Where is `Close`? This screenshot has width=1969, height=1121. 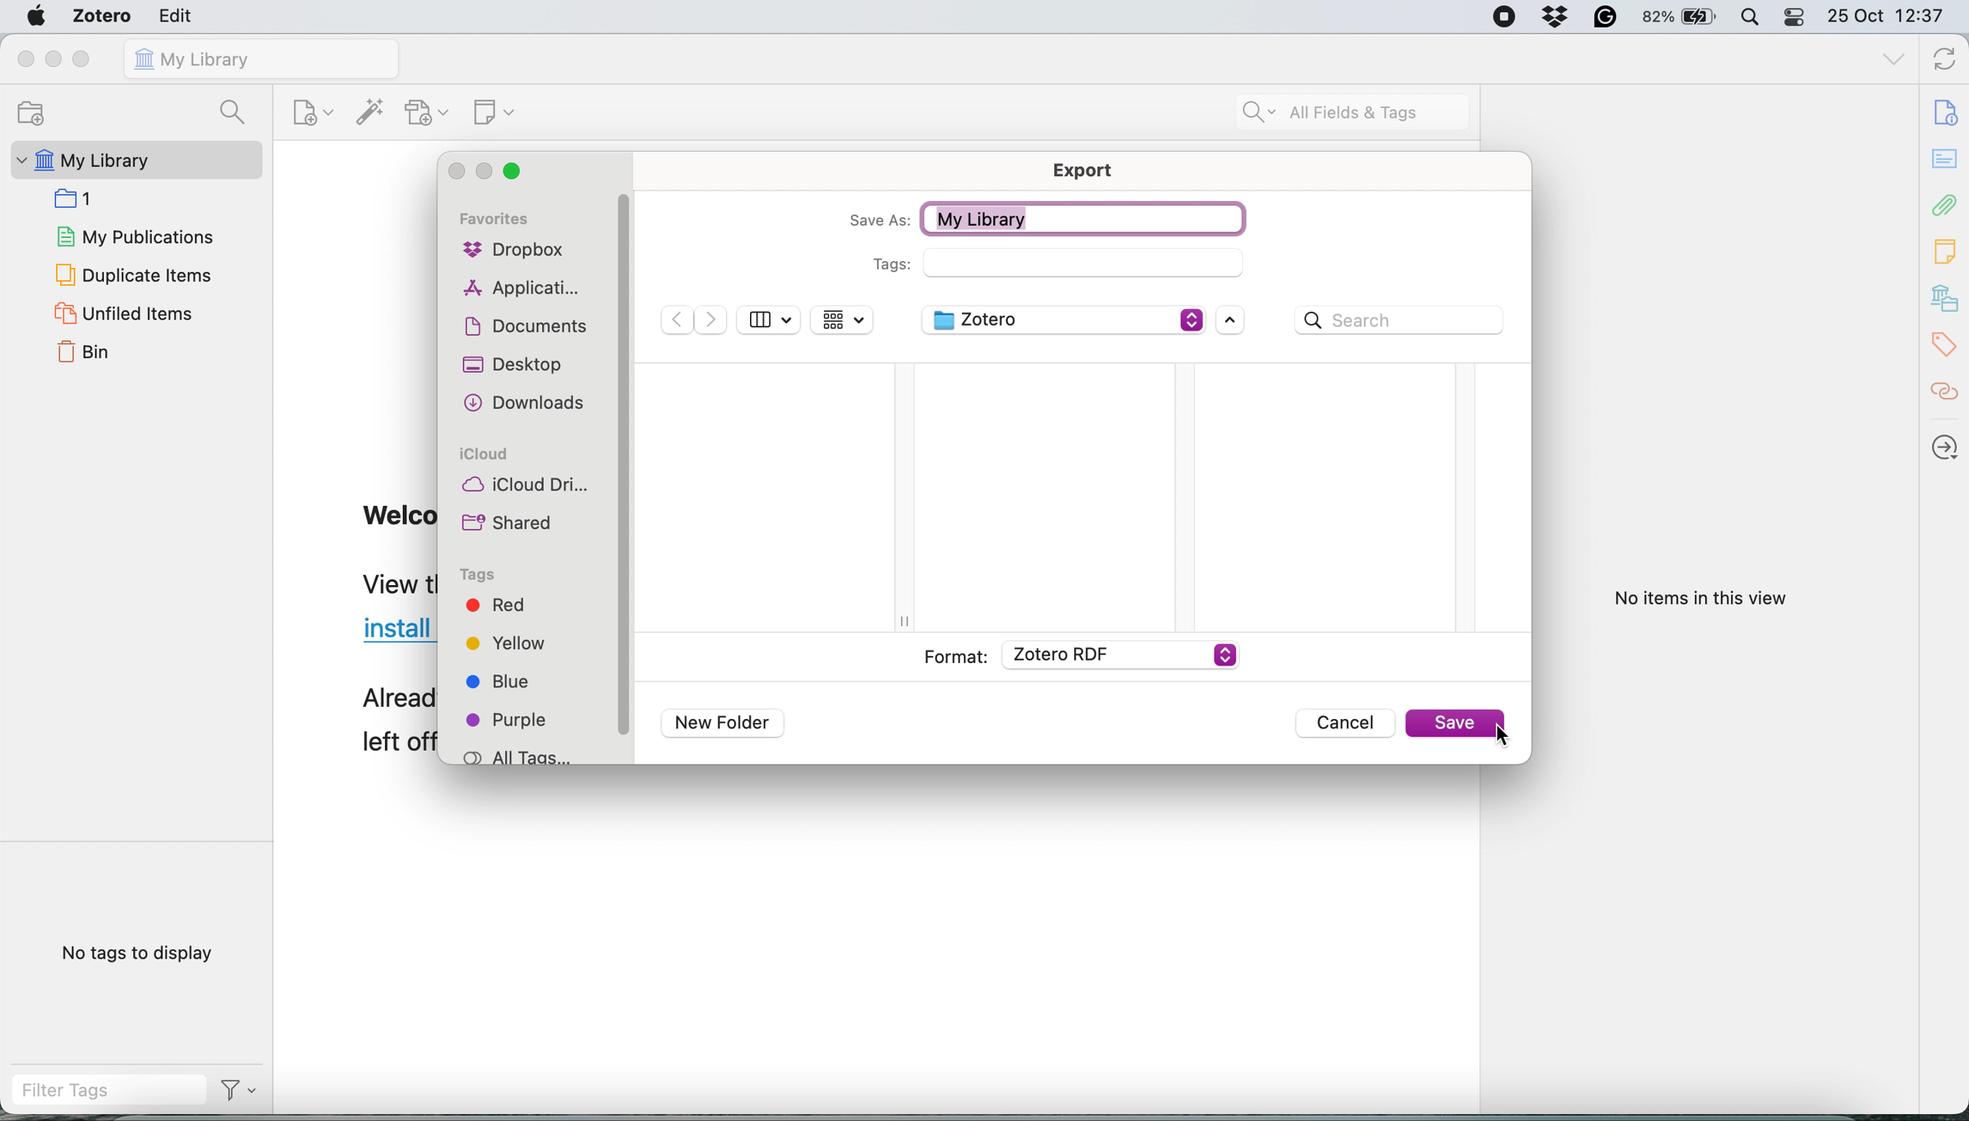 Close is located at coordinates (512, 171).